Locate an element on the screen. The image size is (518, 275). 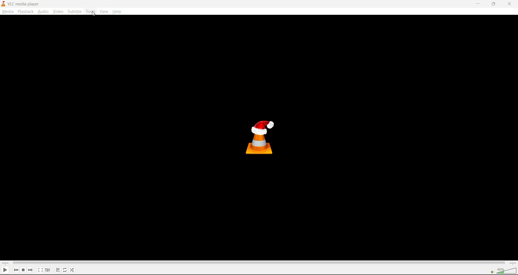
thumbnail is located at coordinates (262, 137).